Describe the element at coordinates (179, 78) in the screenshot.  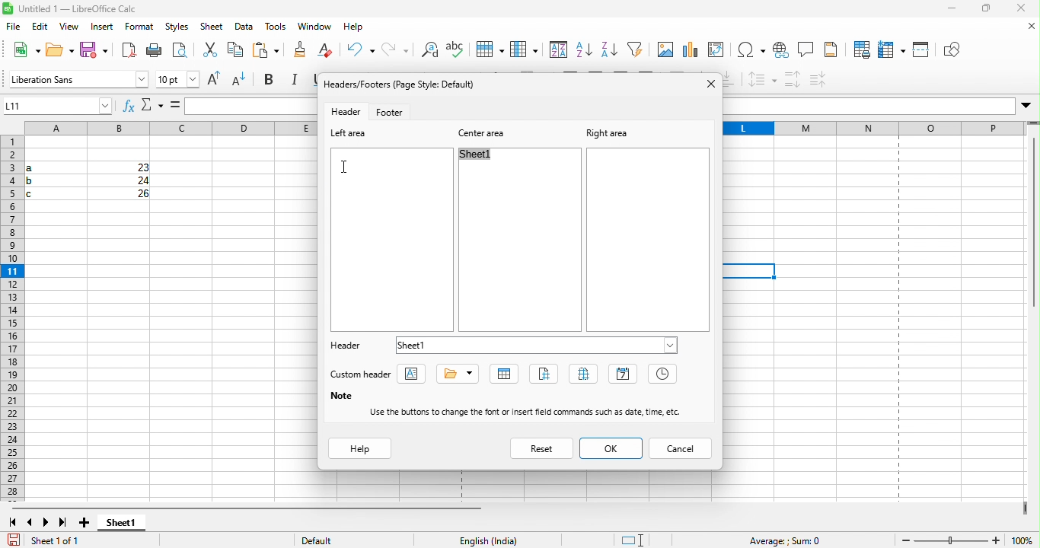
I see `font size` at that location.